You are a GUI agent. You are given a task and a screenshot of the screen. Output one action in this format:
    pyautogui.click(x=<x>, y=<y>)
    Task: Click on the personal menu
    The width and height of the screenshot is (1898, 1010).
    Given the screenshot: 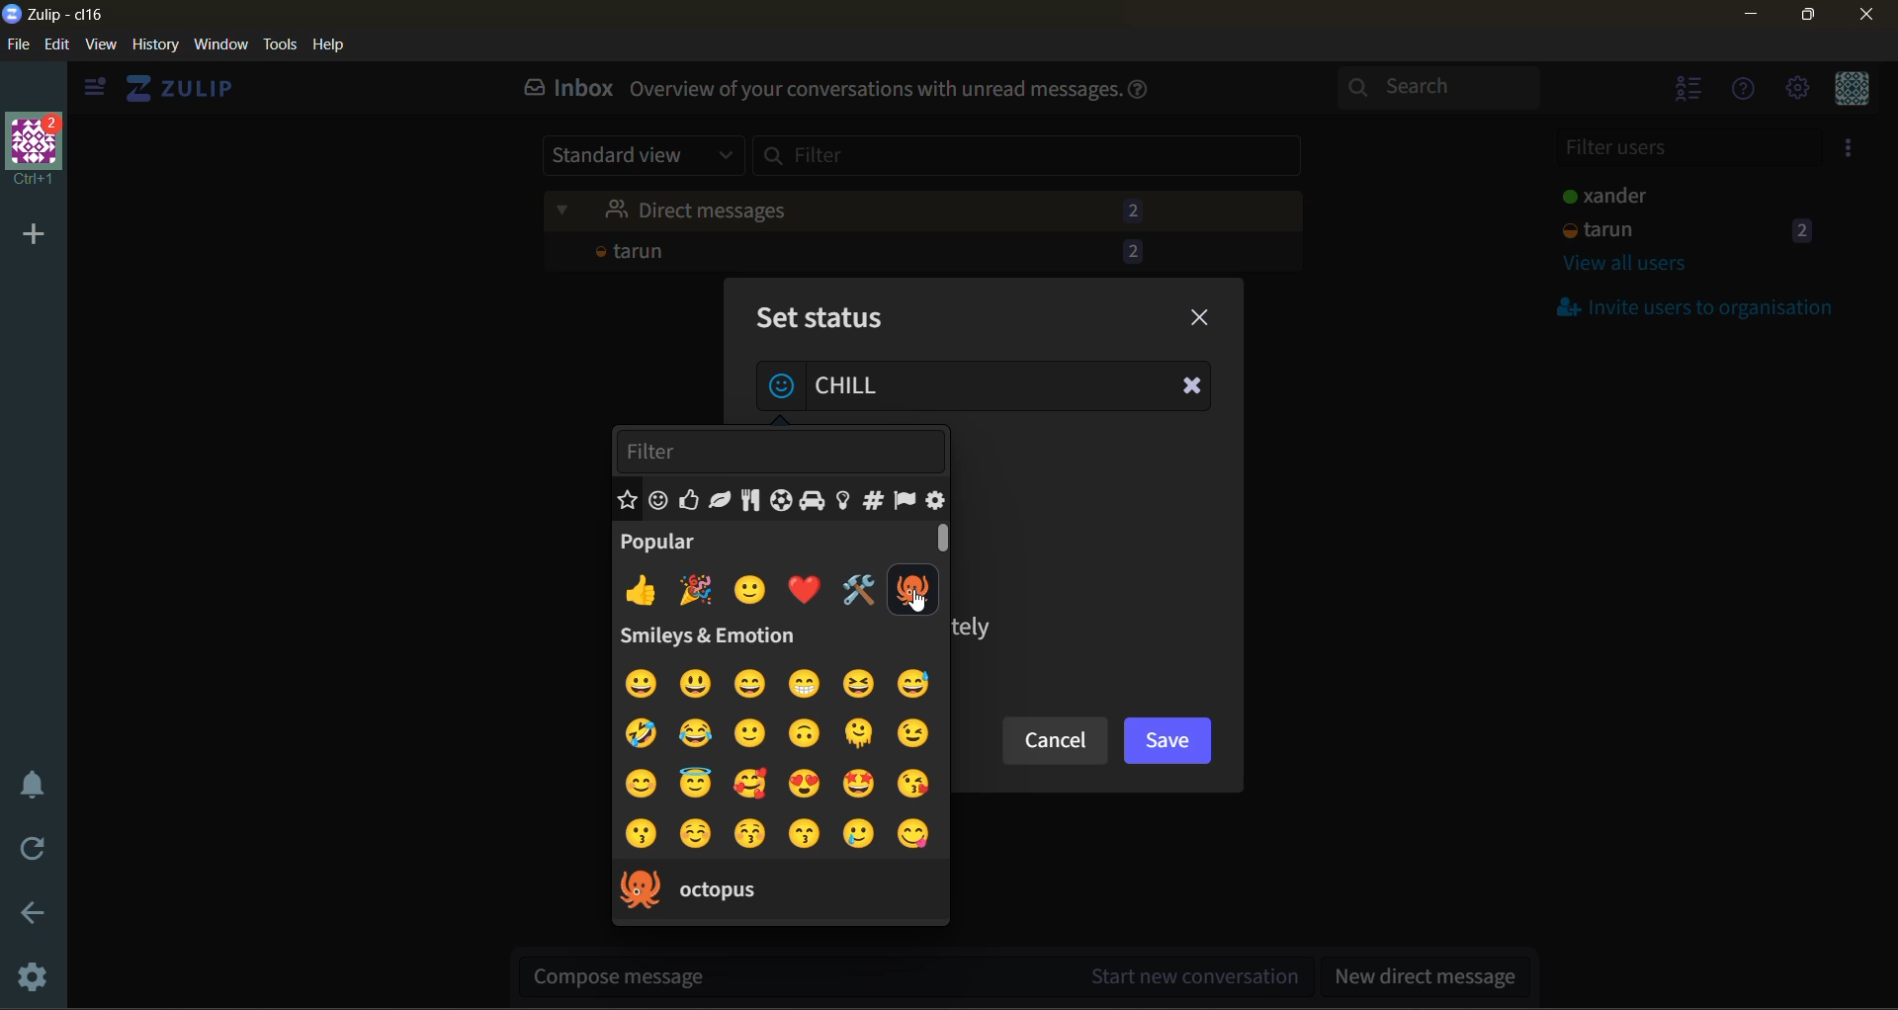 What is the action you would take?
    pyautogui.click(x=1851, y=92)
    